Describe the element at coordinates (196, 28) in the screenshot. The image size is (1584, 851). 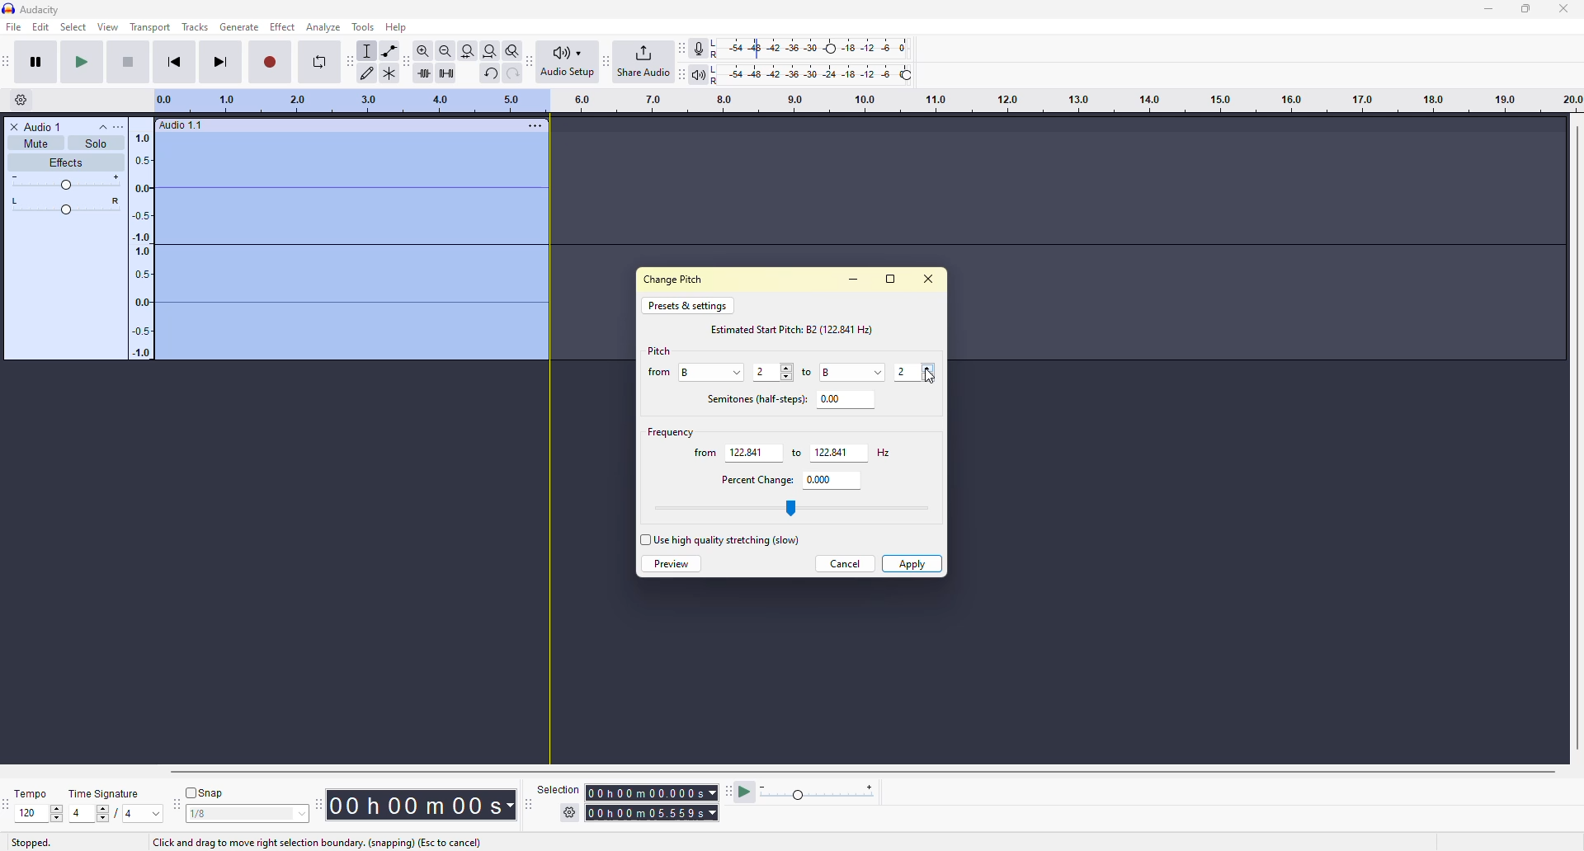
I see `tracks` at that location.